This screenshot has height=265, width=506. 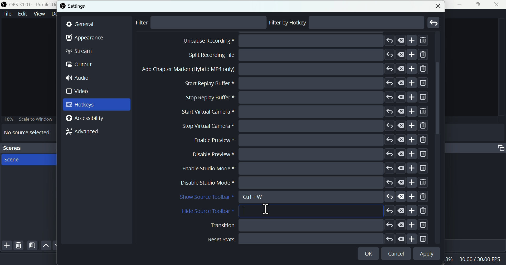 What do you see at coordinates (426, 254) in the screenshot?
I see `Apply` at bounding box center [426, 254].